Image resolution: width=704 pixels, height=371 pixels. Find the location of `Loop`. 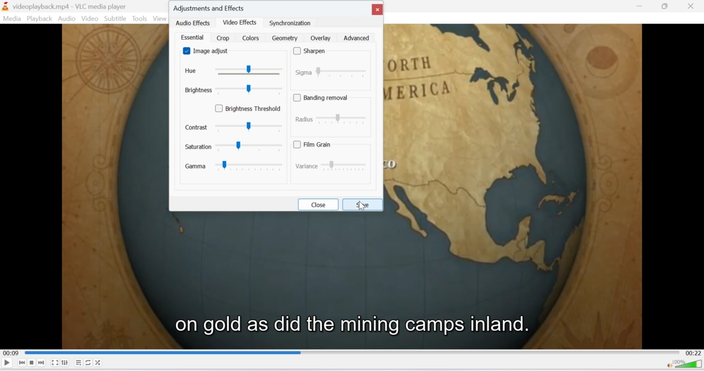

Loop is located at coordinates (89, 362).